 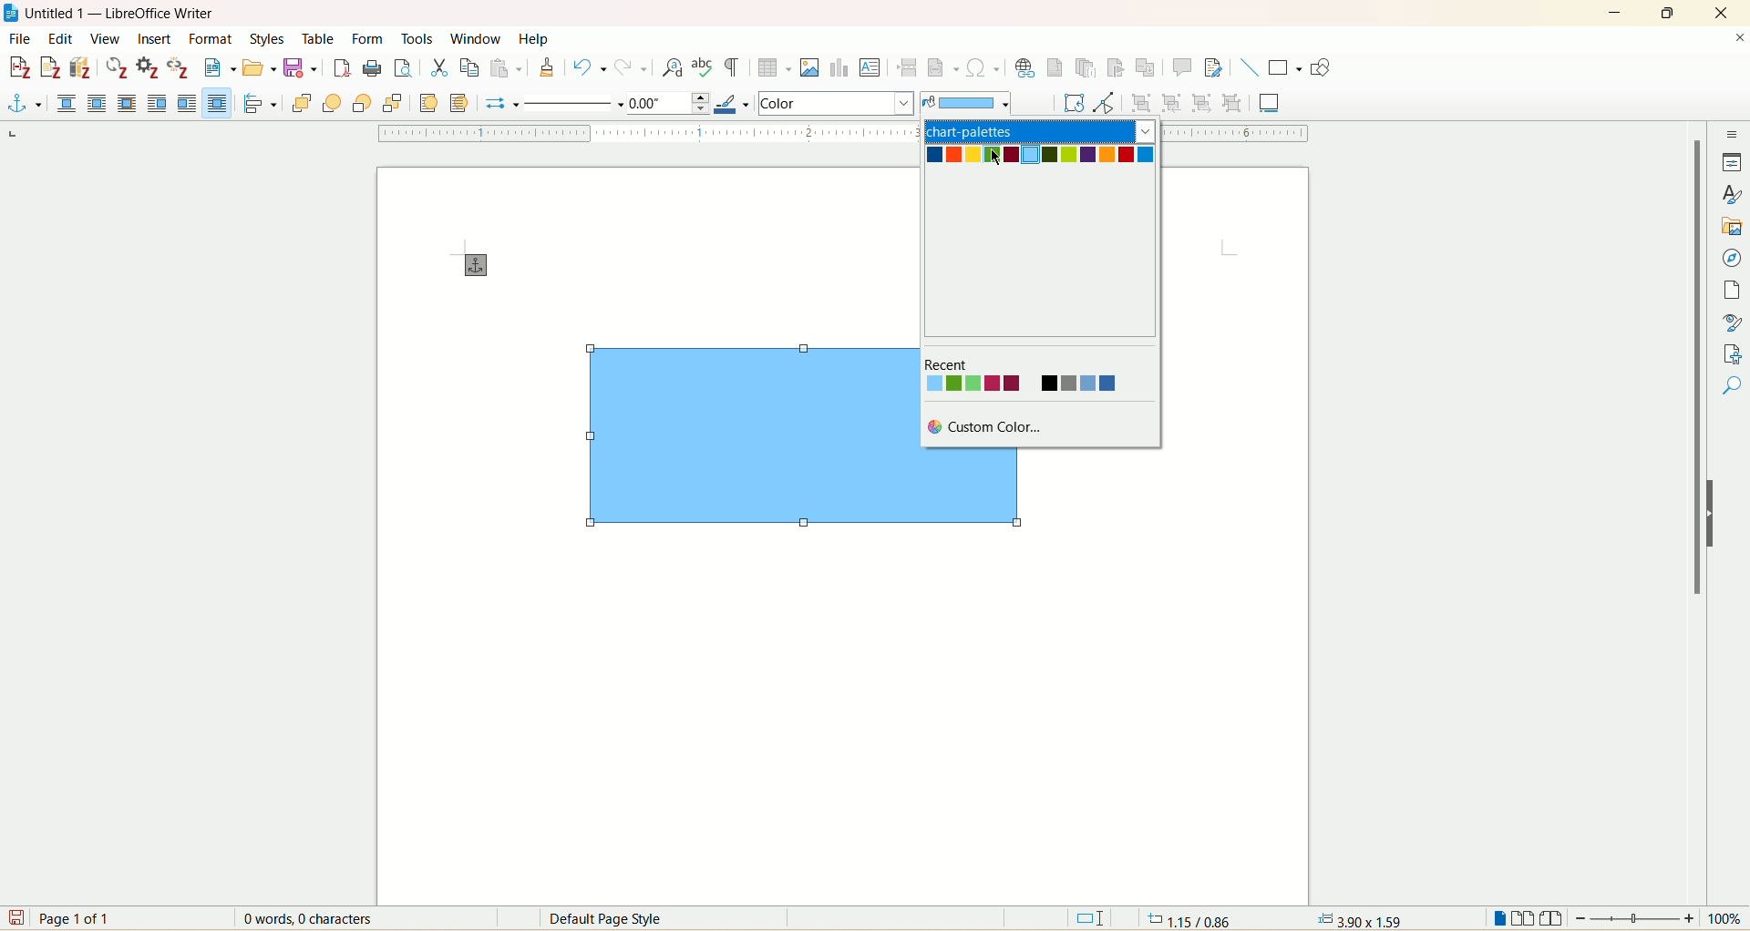 What do you see at coordinates (263, 104) in the screenshot?
I see `align object` at bounding box center [263, 104].